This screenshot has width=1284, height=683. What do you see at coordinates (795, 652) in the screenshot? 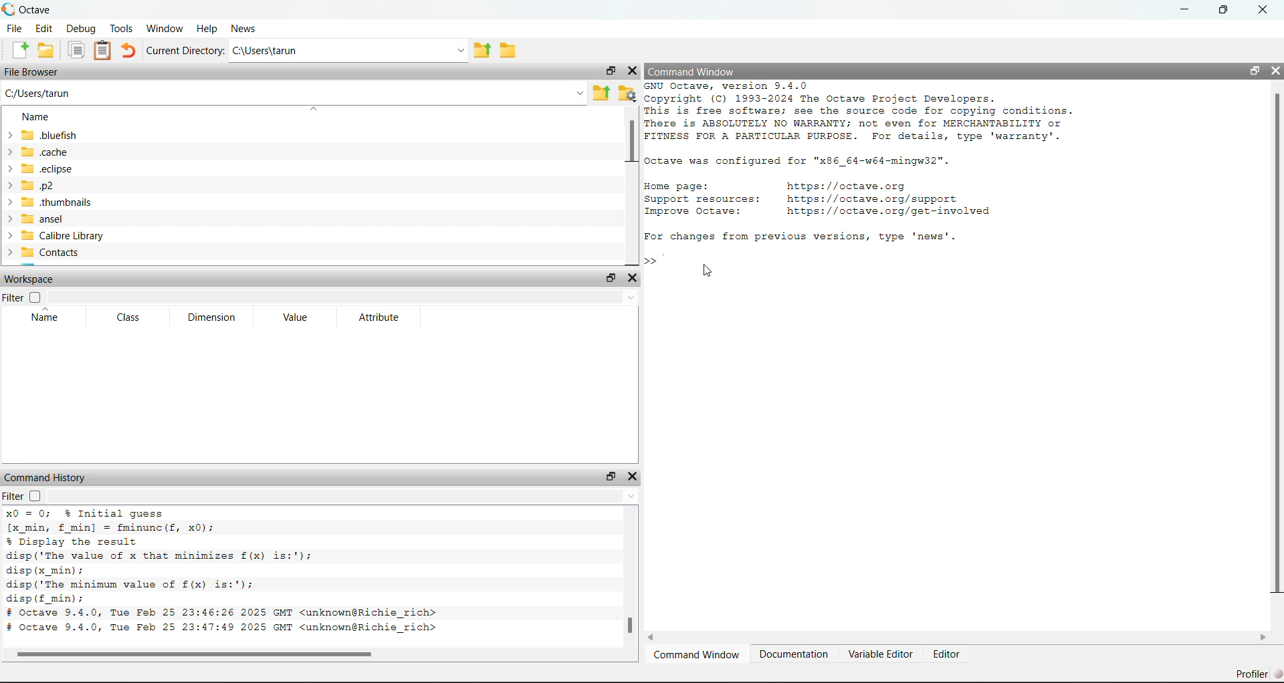
I see `Documentation` at bounding box center [795, 652].